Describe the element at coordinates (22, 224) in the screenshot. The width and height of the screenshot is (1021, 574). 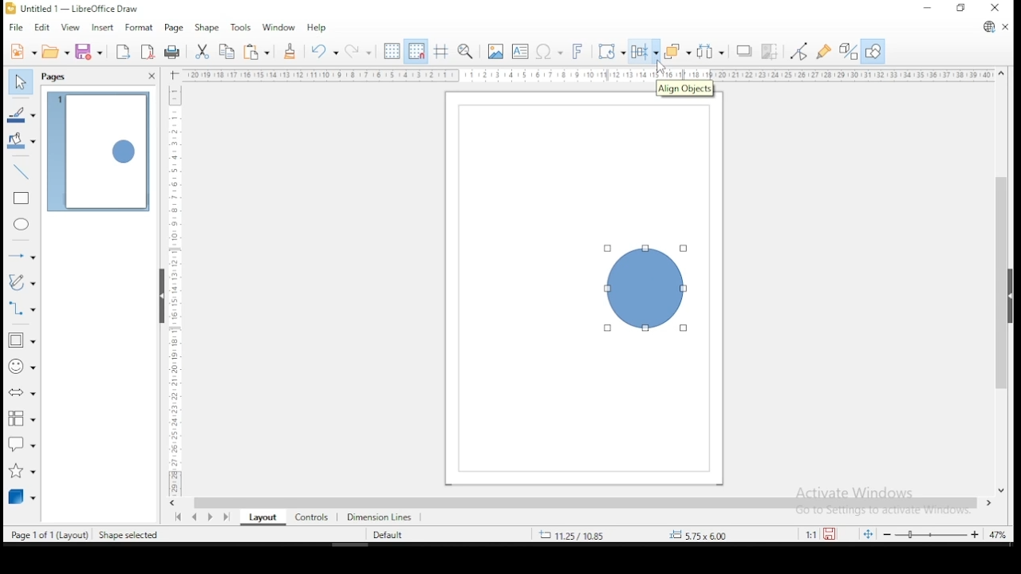
I see `ellipse` at that location.